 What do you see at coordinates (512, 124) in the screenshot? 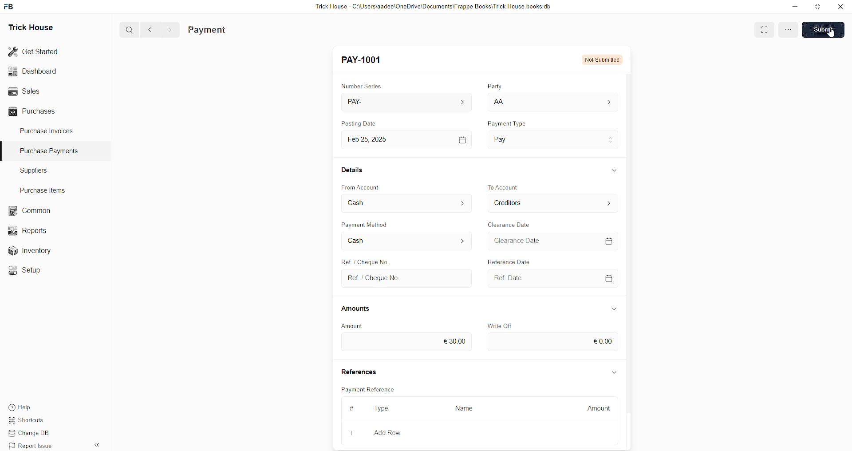
I see `payment type` at bounding box center [512, 124].